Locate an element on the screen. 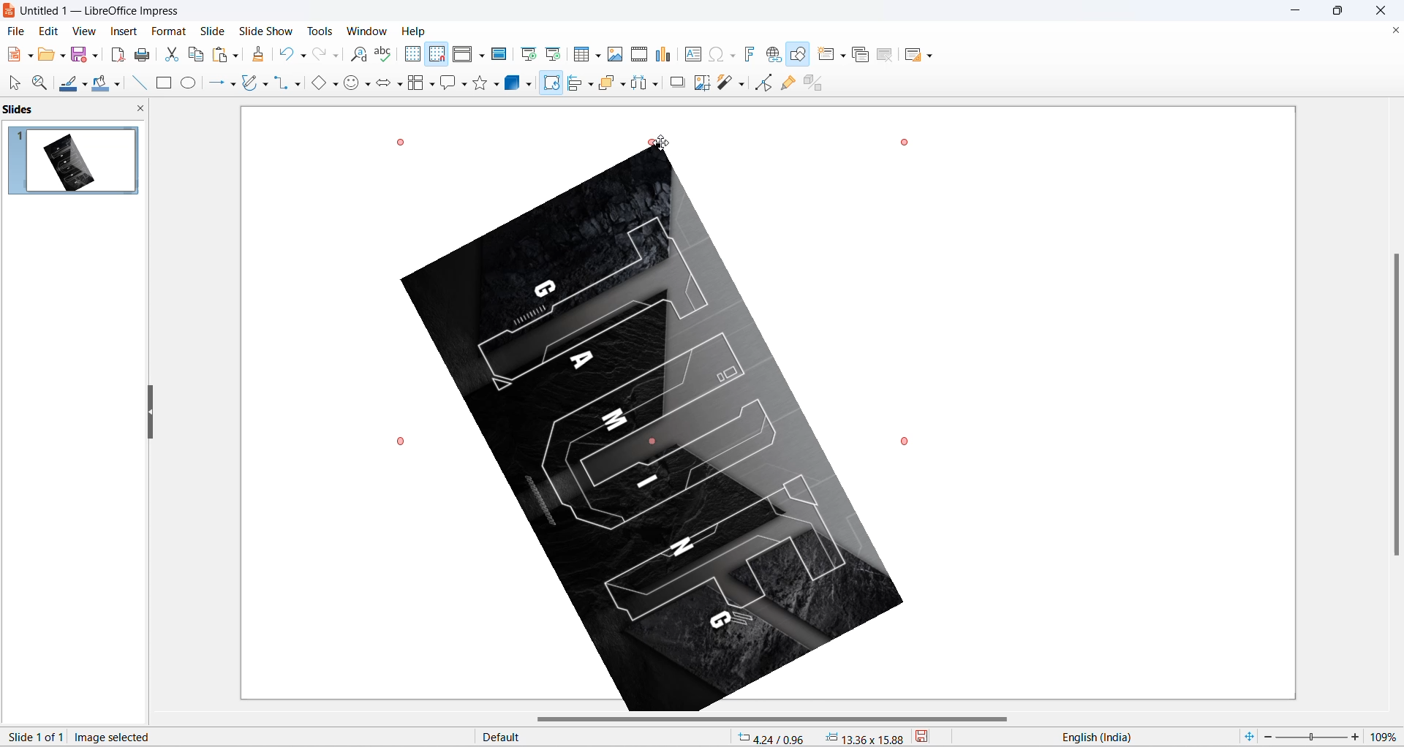 Image resolution: width=1404 pixels, height=747 pixels. line and arrows options is located at coordinates (232, 85).